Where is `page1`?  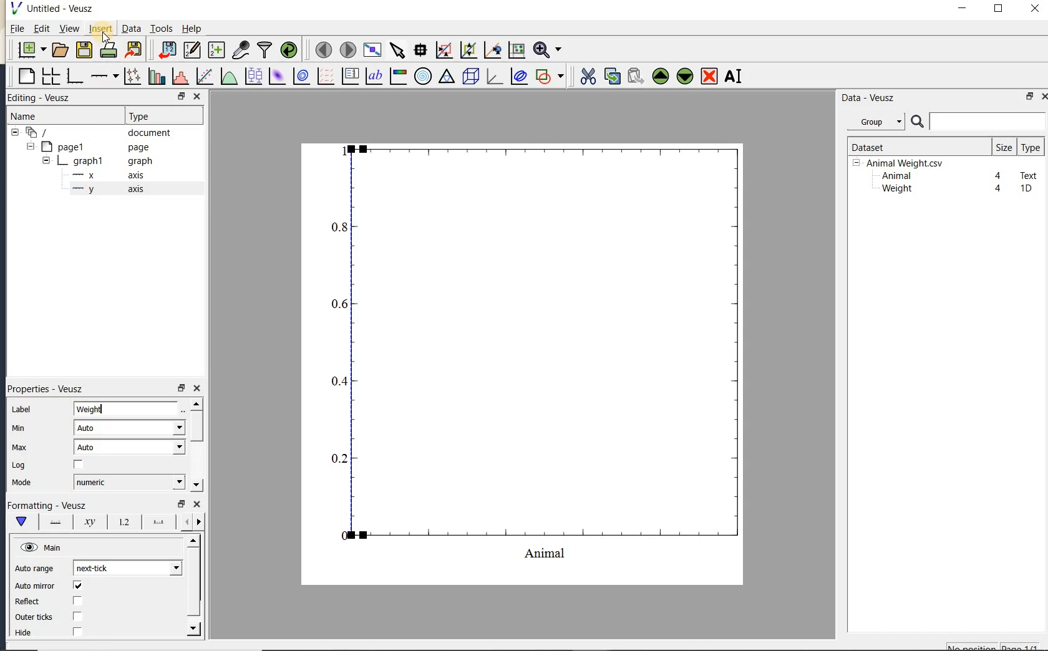
page1 is located at coordinates (89, 148).